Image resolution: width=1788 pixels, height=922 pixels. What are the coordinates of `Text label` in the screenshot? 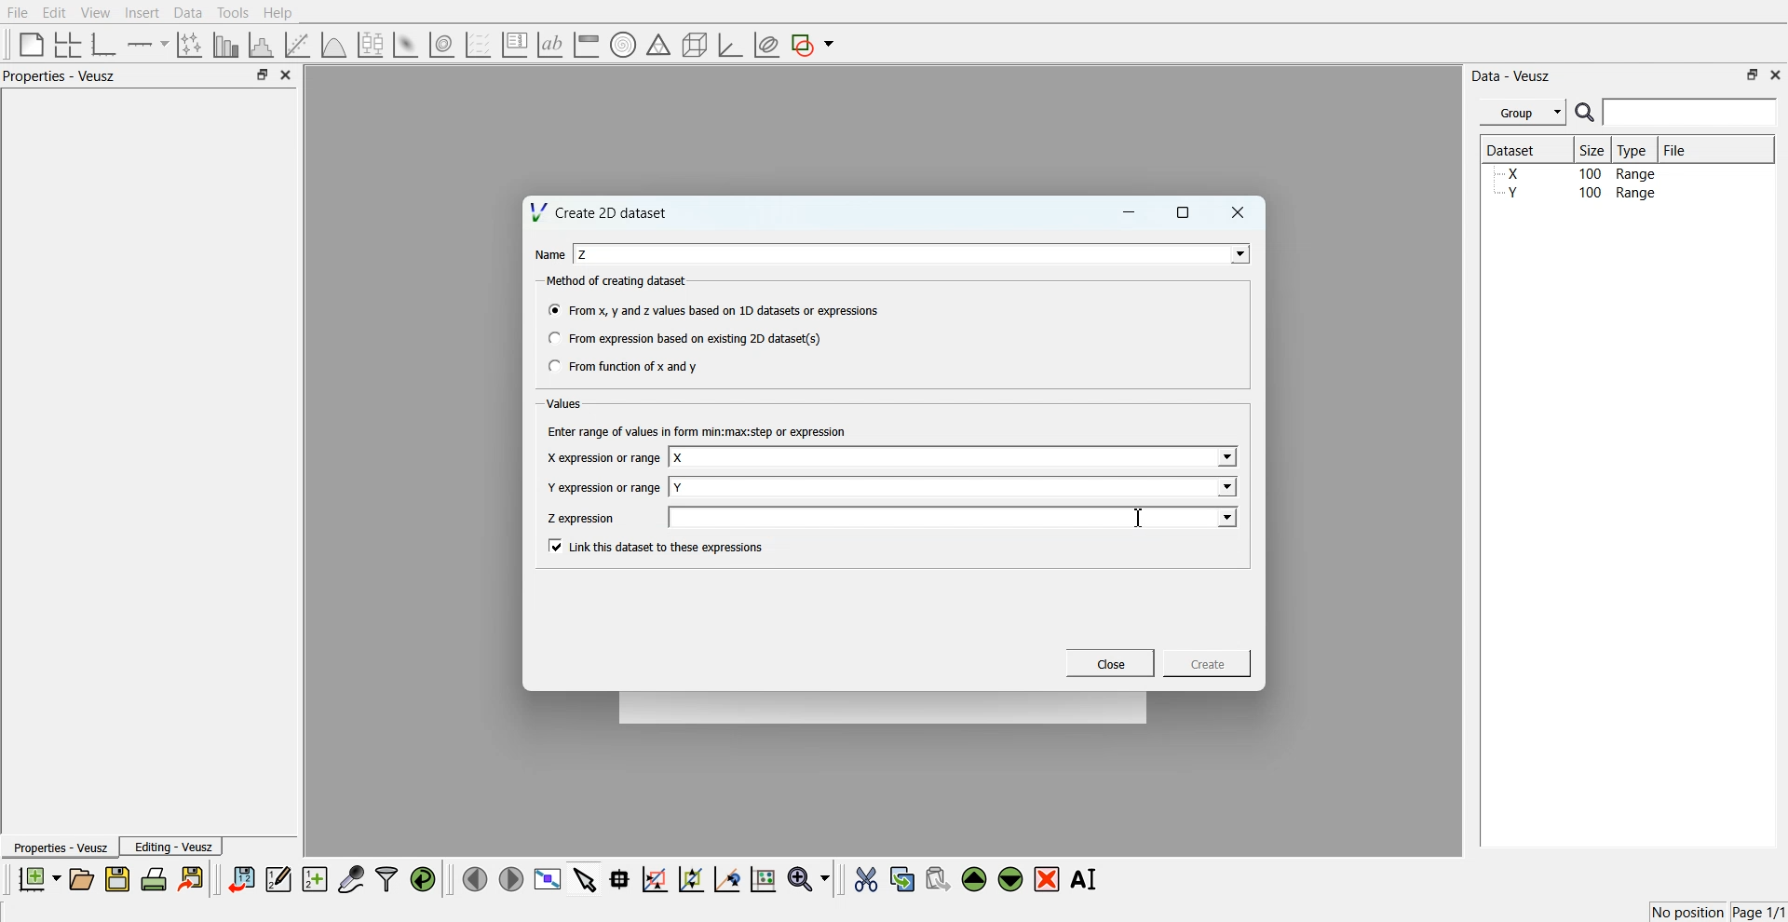 It's located at (550, 45).